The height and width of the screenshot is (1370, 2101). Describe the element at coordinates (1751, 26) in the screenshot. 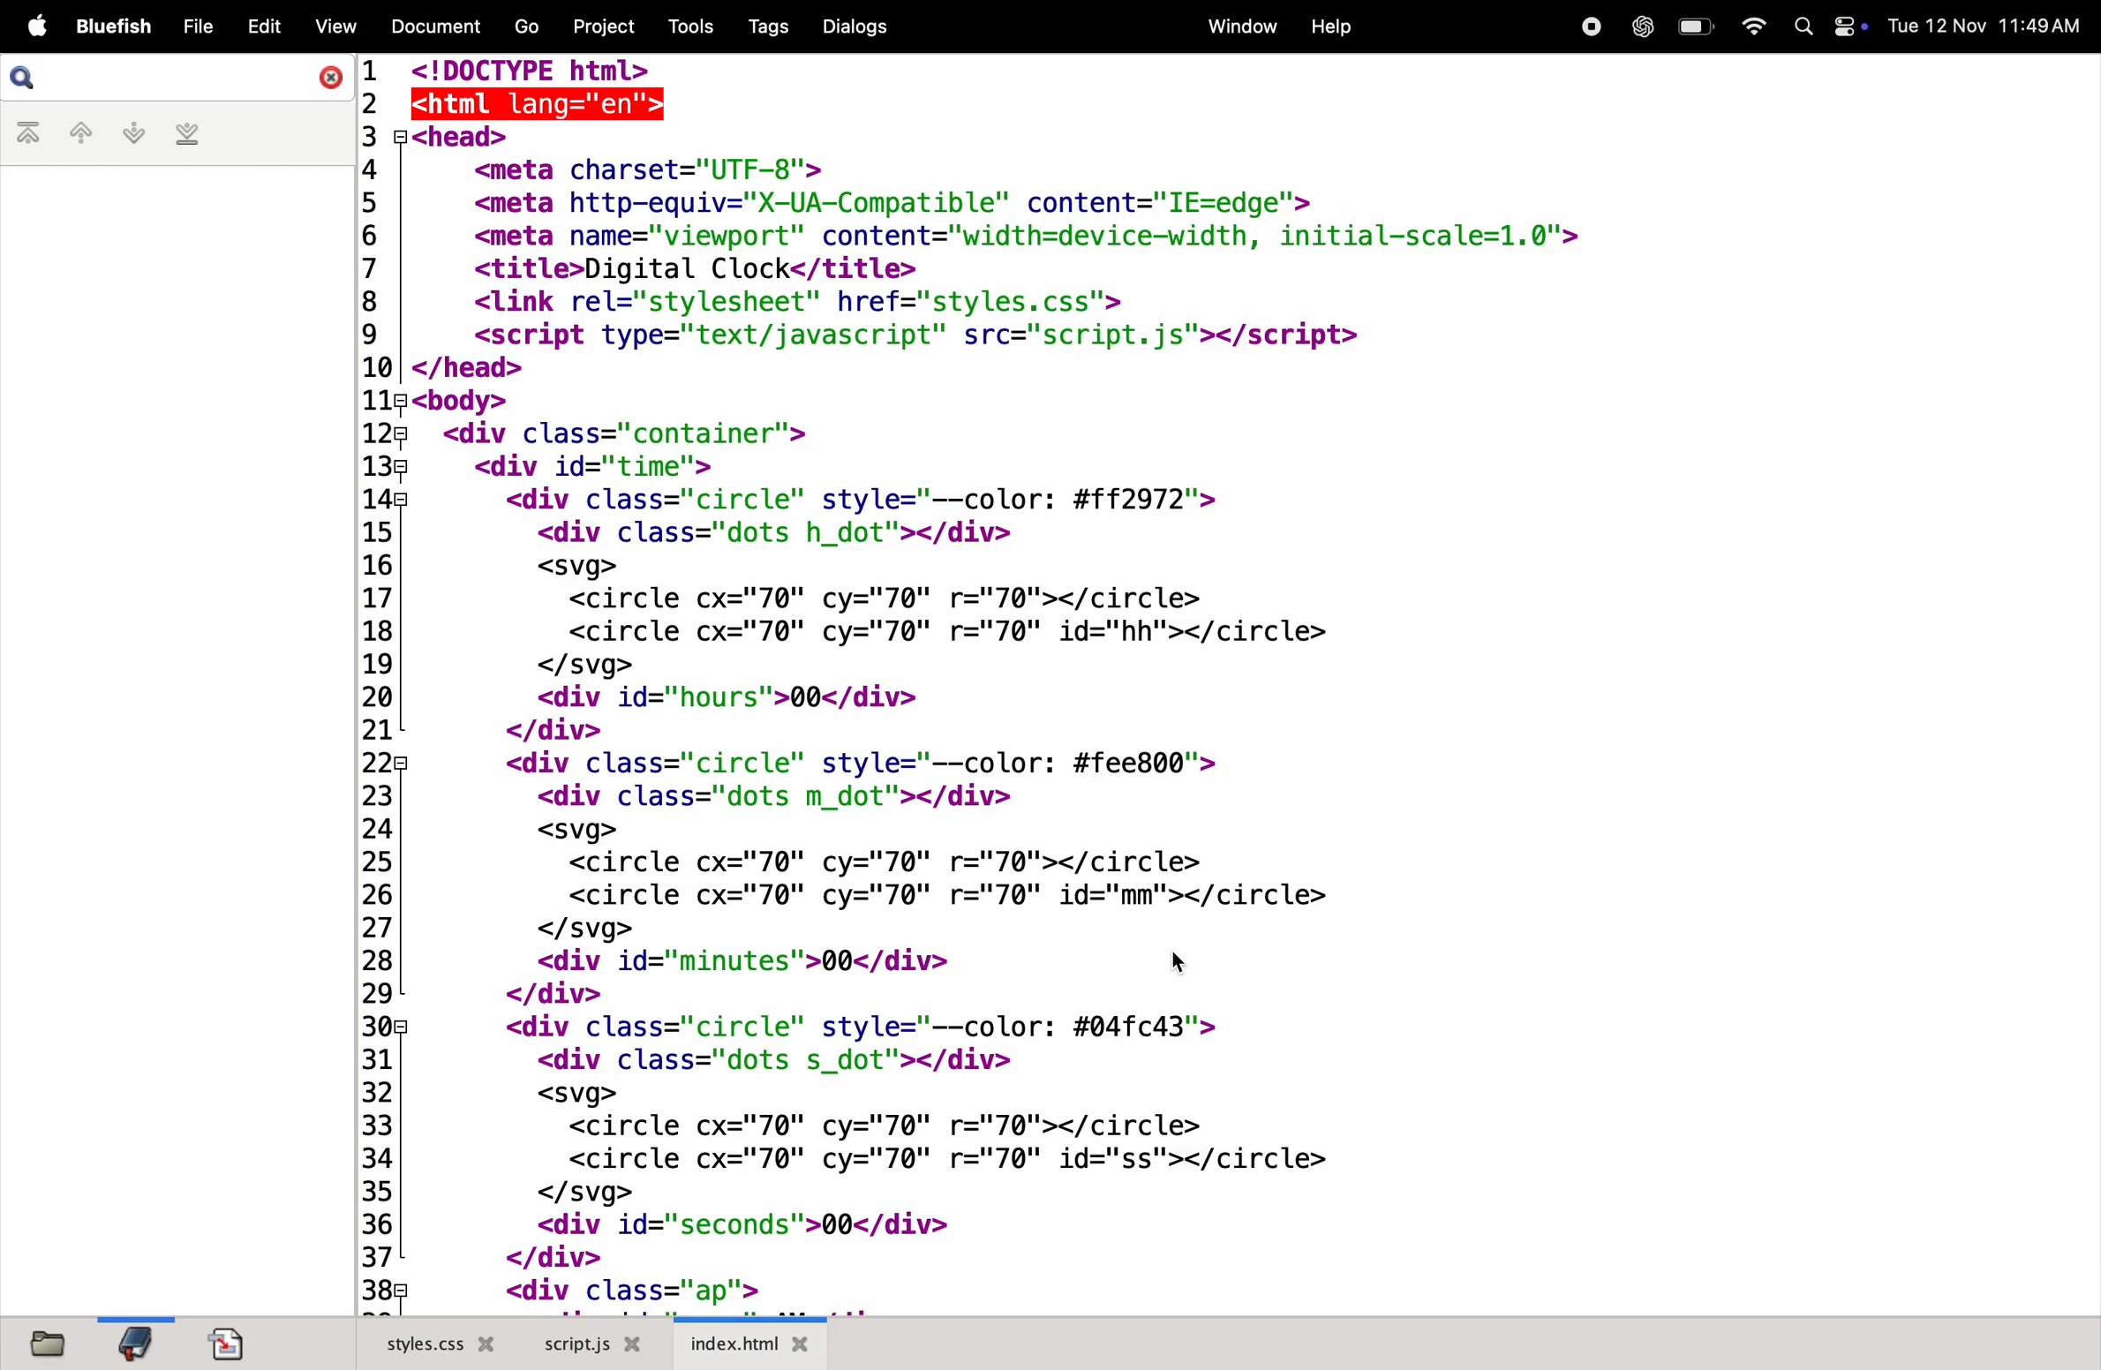

I see `wifi` at that location.